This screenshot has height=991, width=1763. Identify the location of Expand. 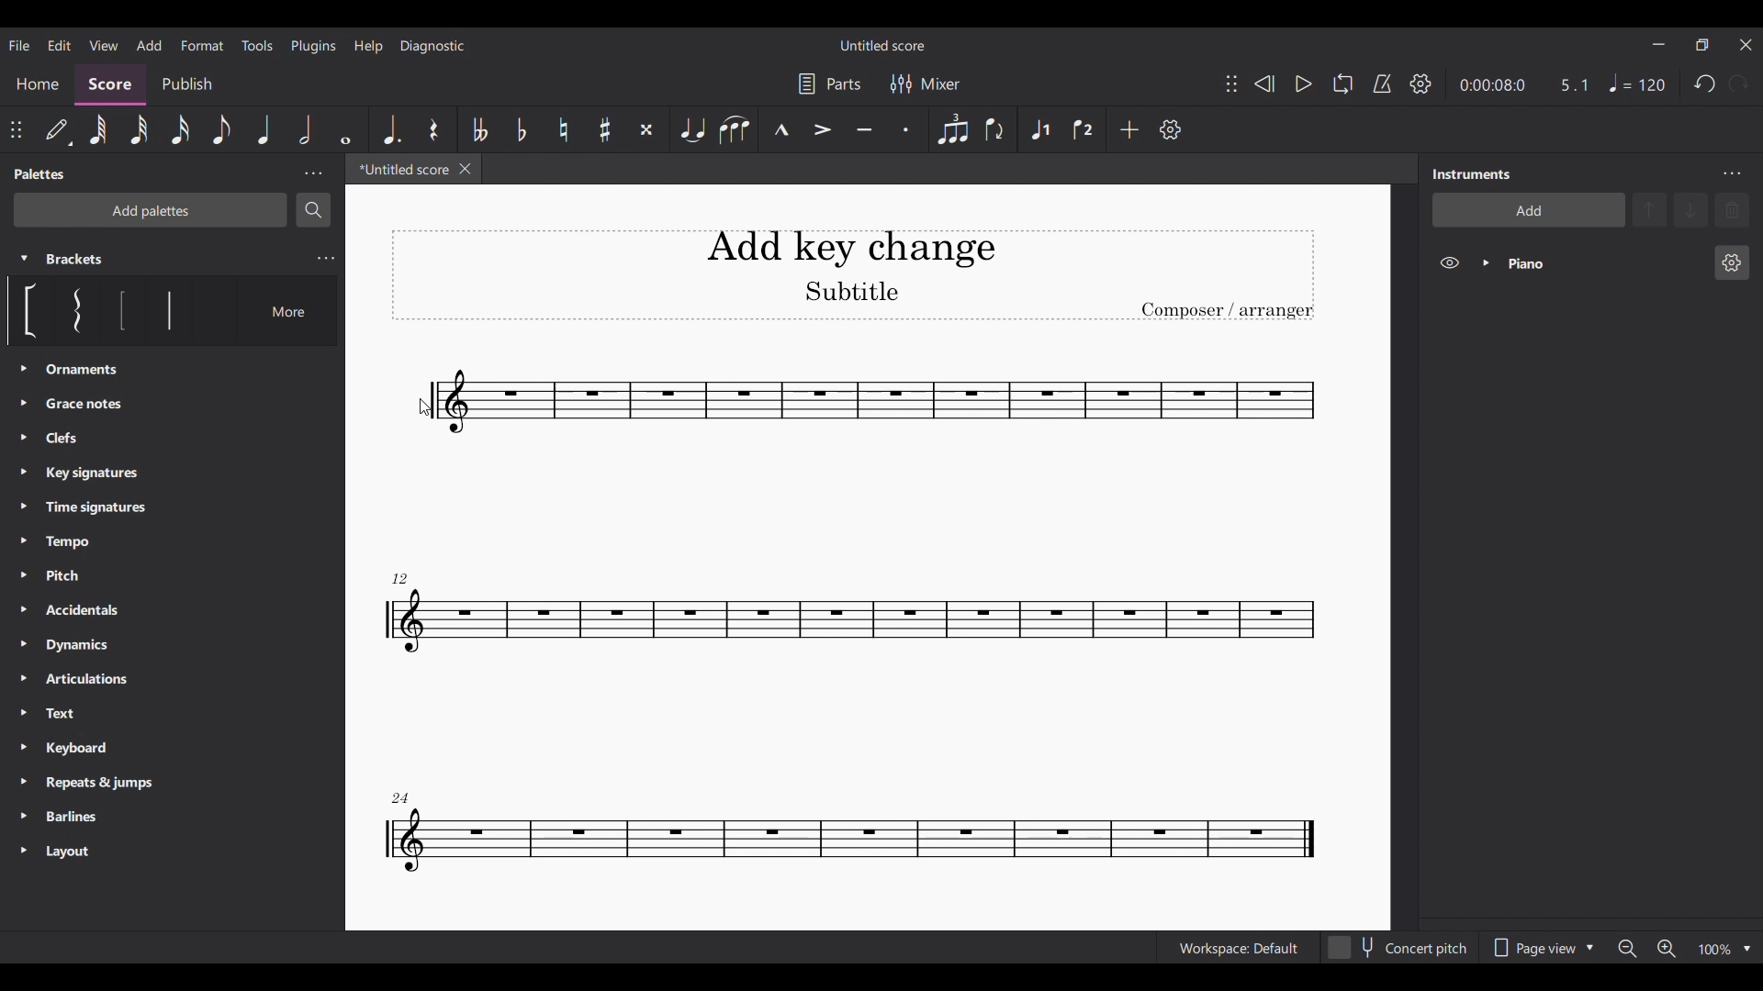
(1487, 262).